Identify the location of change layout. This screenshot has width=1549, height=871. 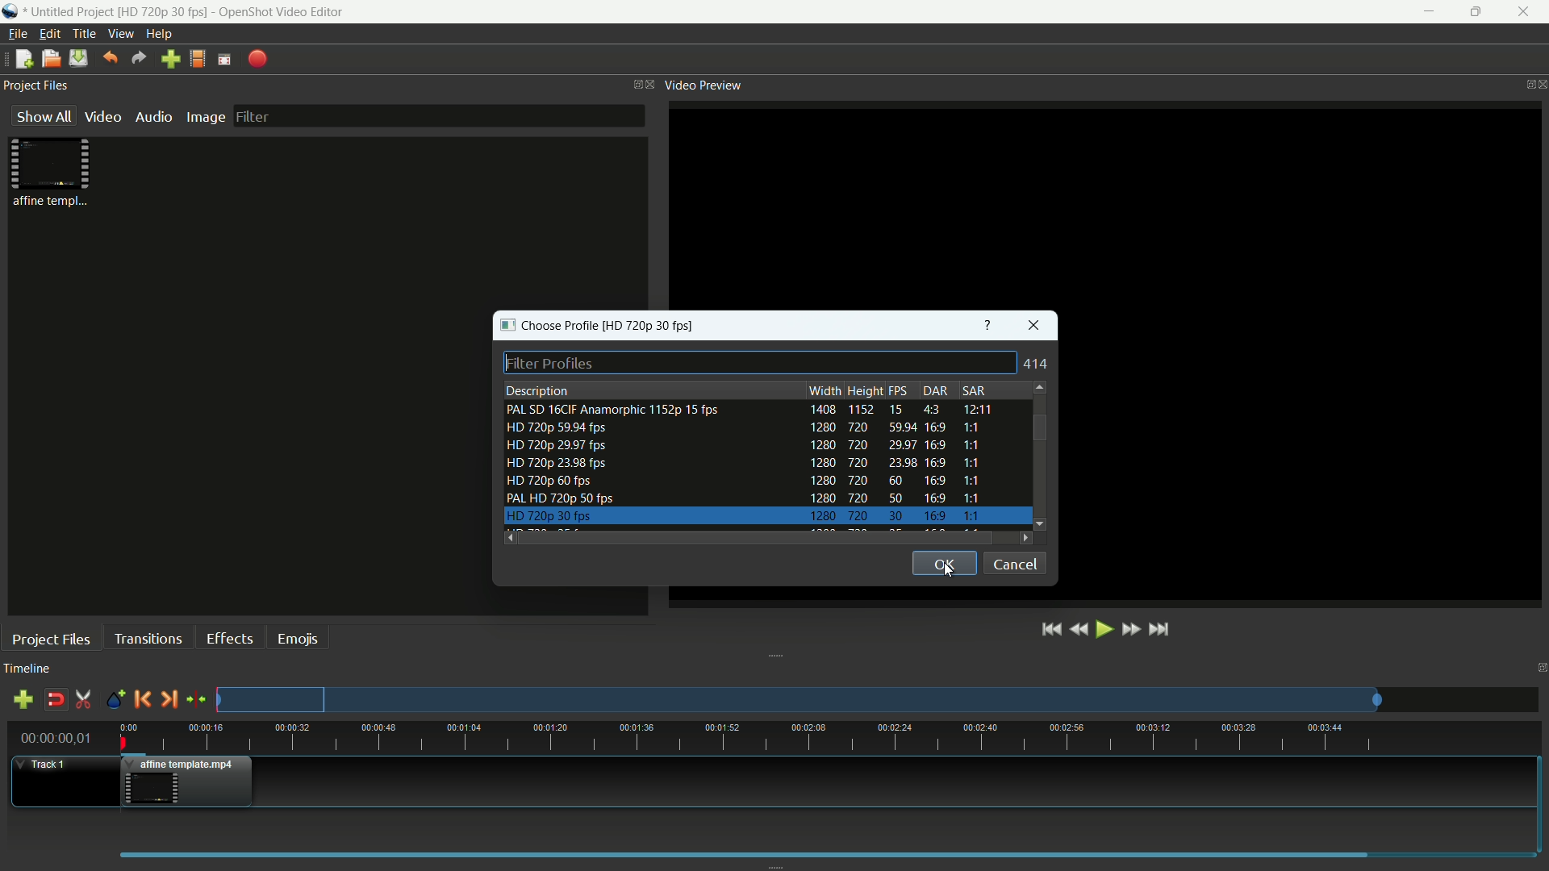
(633, 84).